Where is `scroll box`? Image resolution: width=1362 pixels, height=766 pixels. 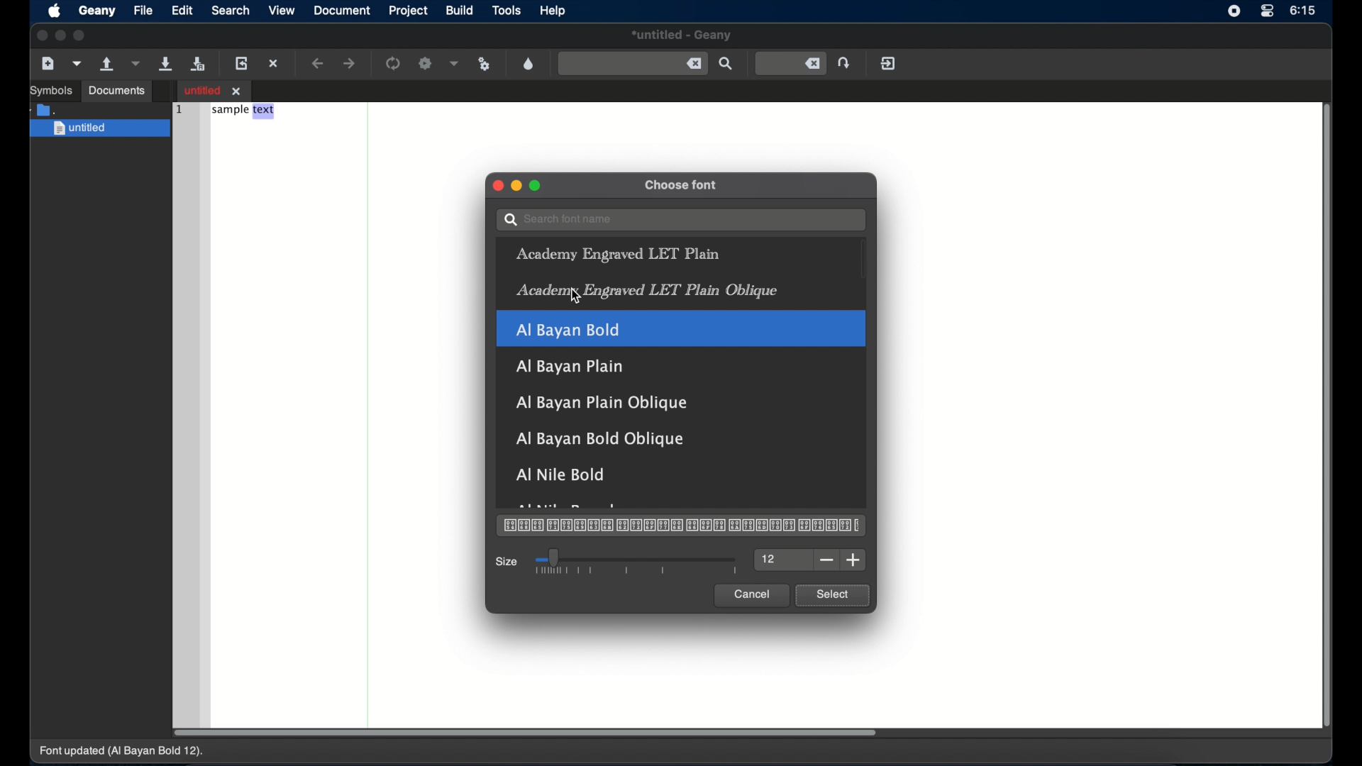 scroll box is located at coordinates (525, 733).